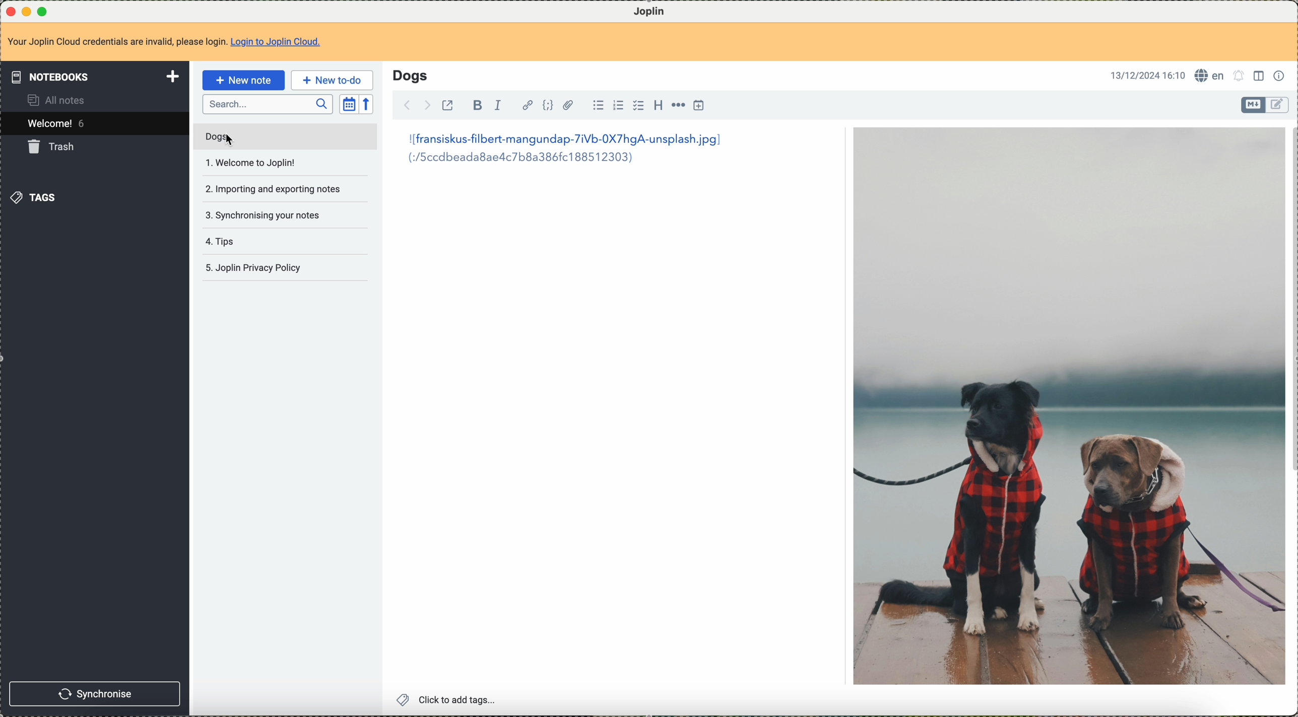 This screenshot has height=717, width=1298. I want to click on heading, so click(658, 106).